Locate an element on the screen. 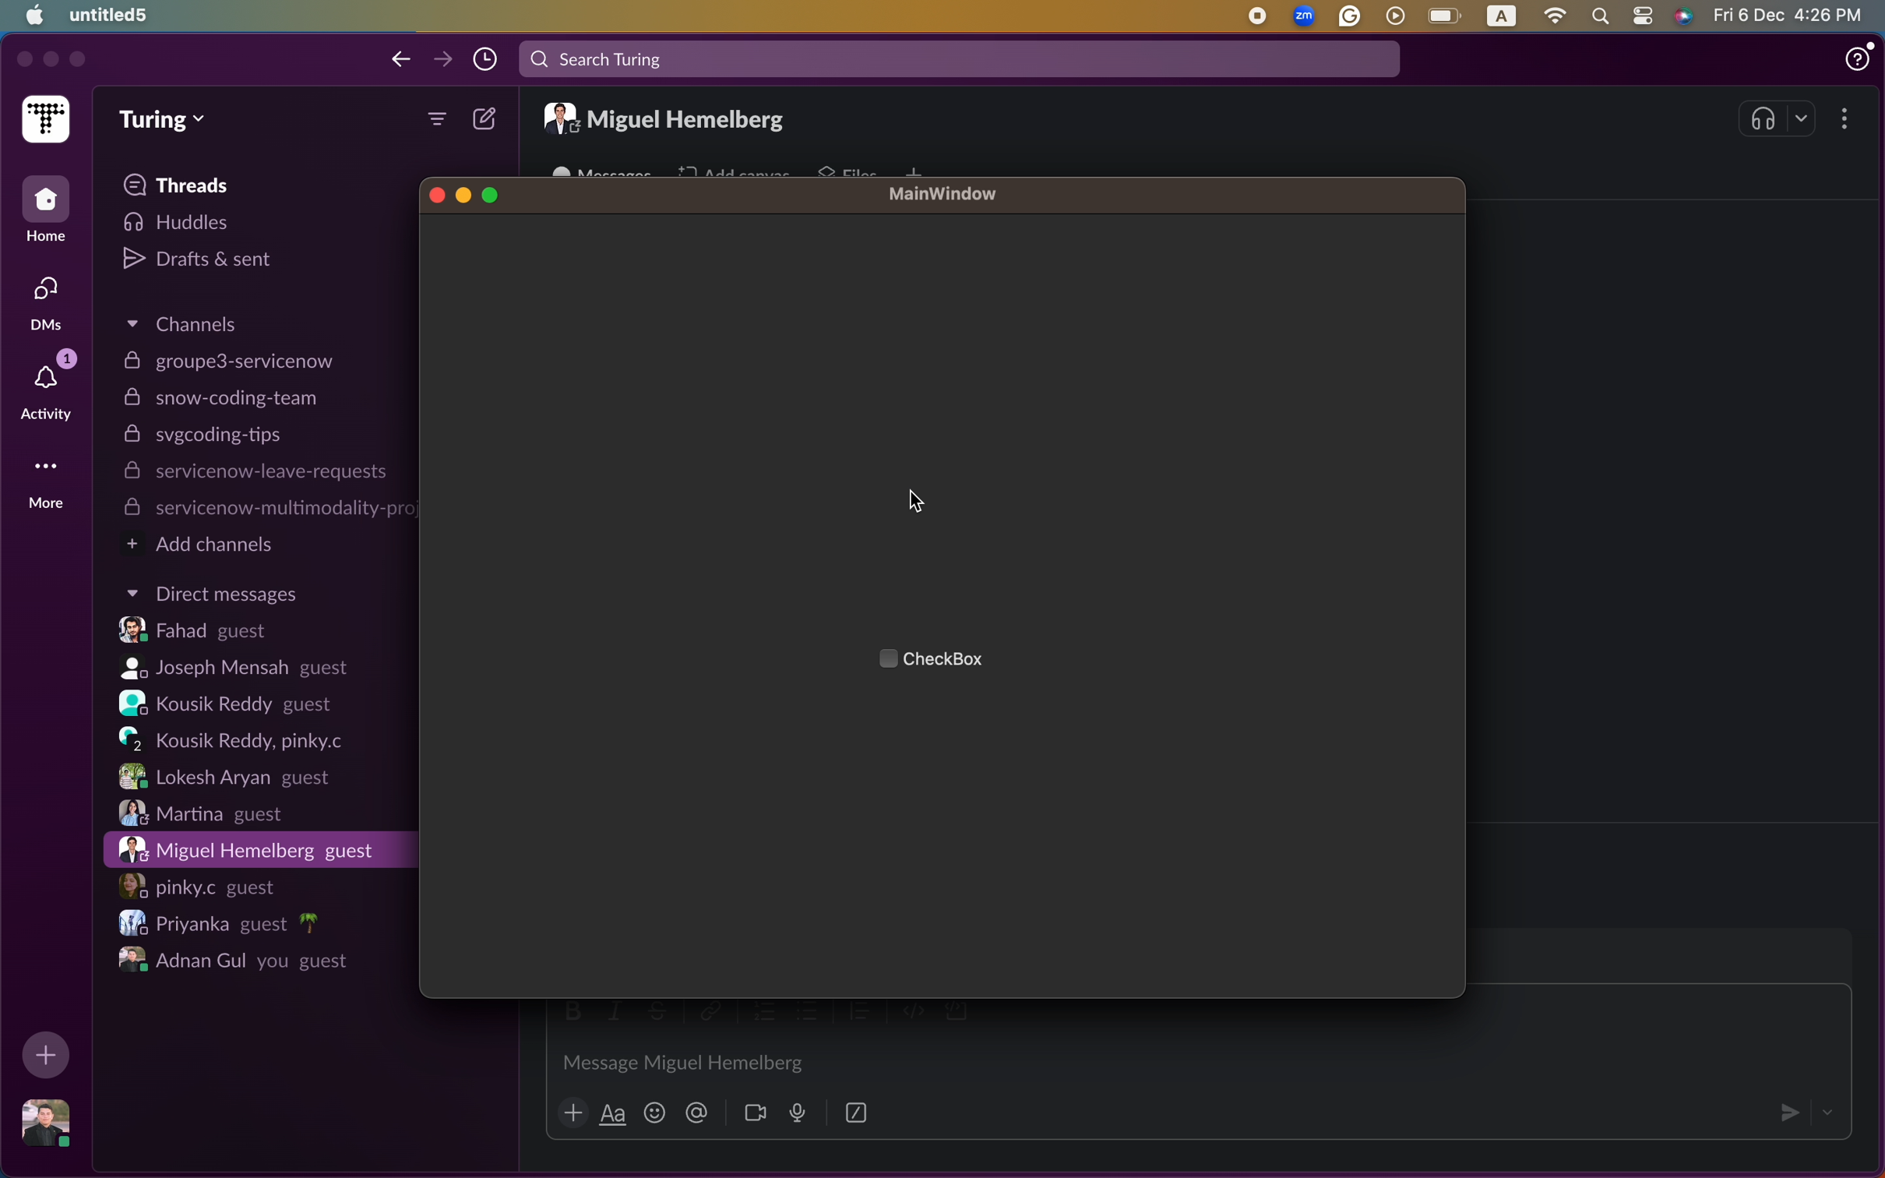 This screenshot has width=1885, height=1178. close is located at coordinates (20, 59).